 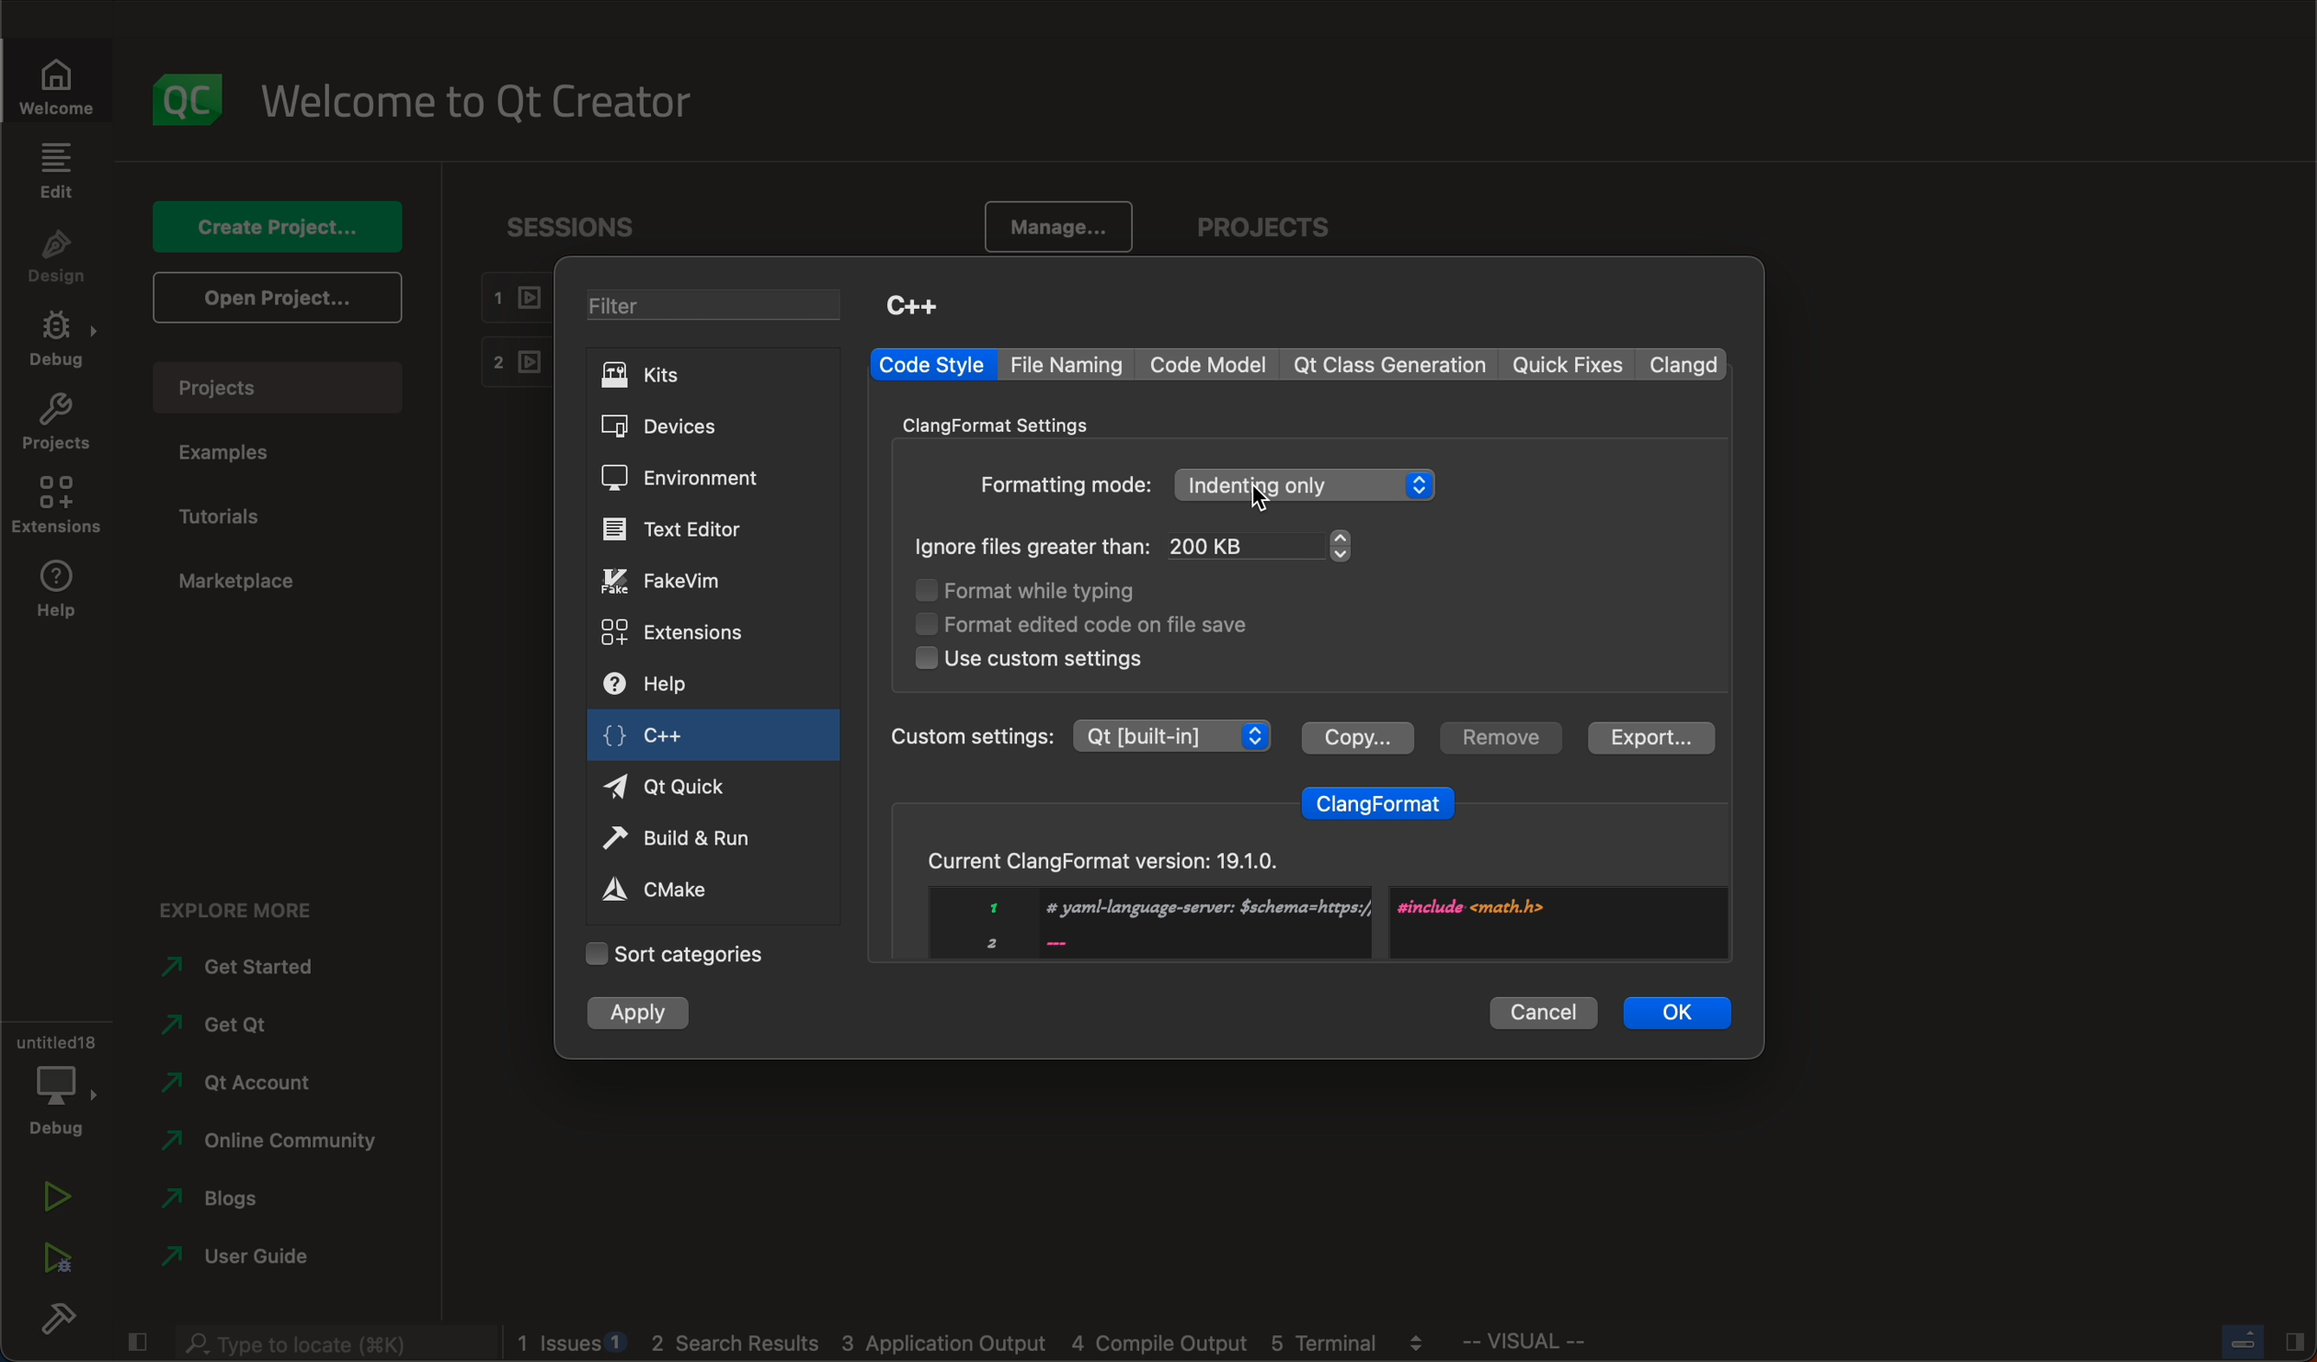 What do you see at coordinates (254, 967) in the screenshot?
I see `started` at bounding box center [254, 967].